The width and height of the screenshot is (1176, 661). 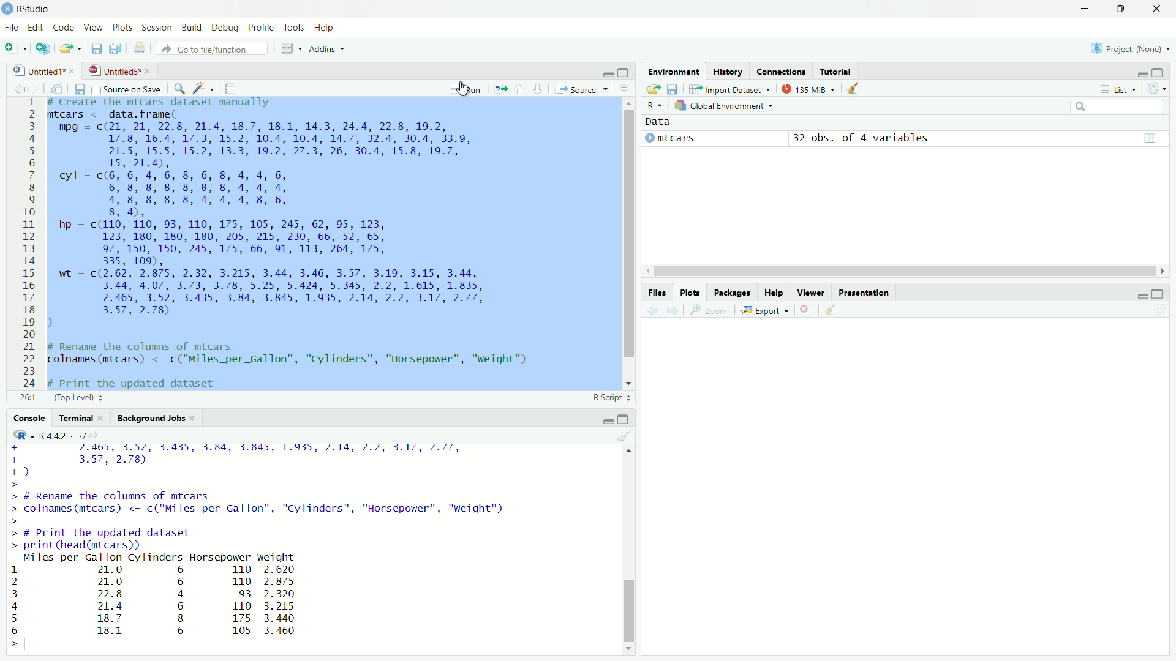 I want to click on zoom, so click(x=711, y=311).